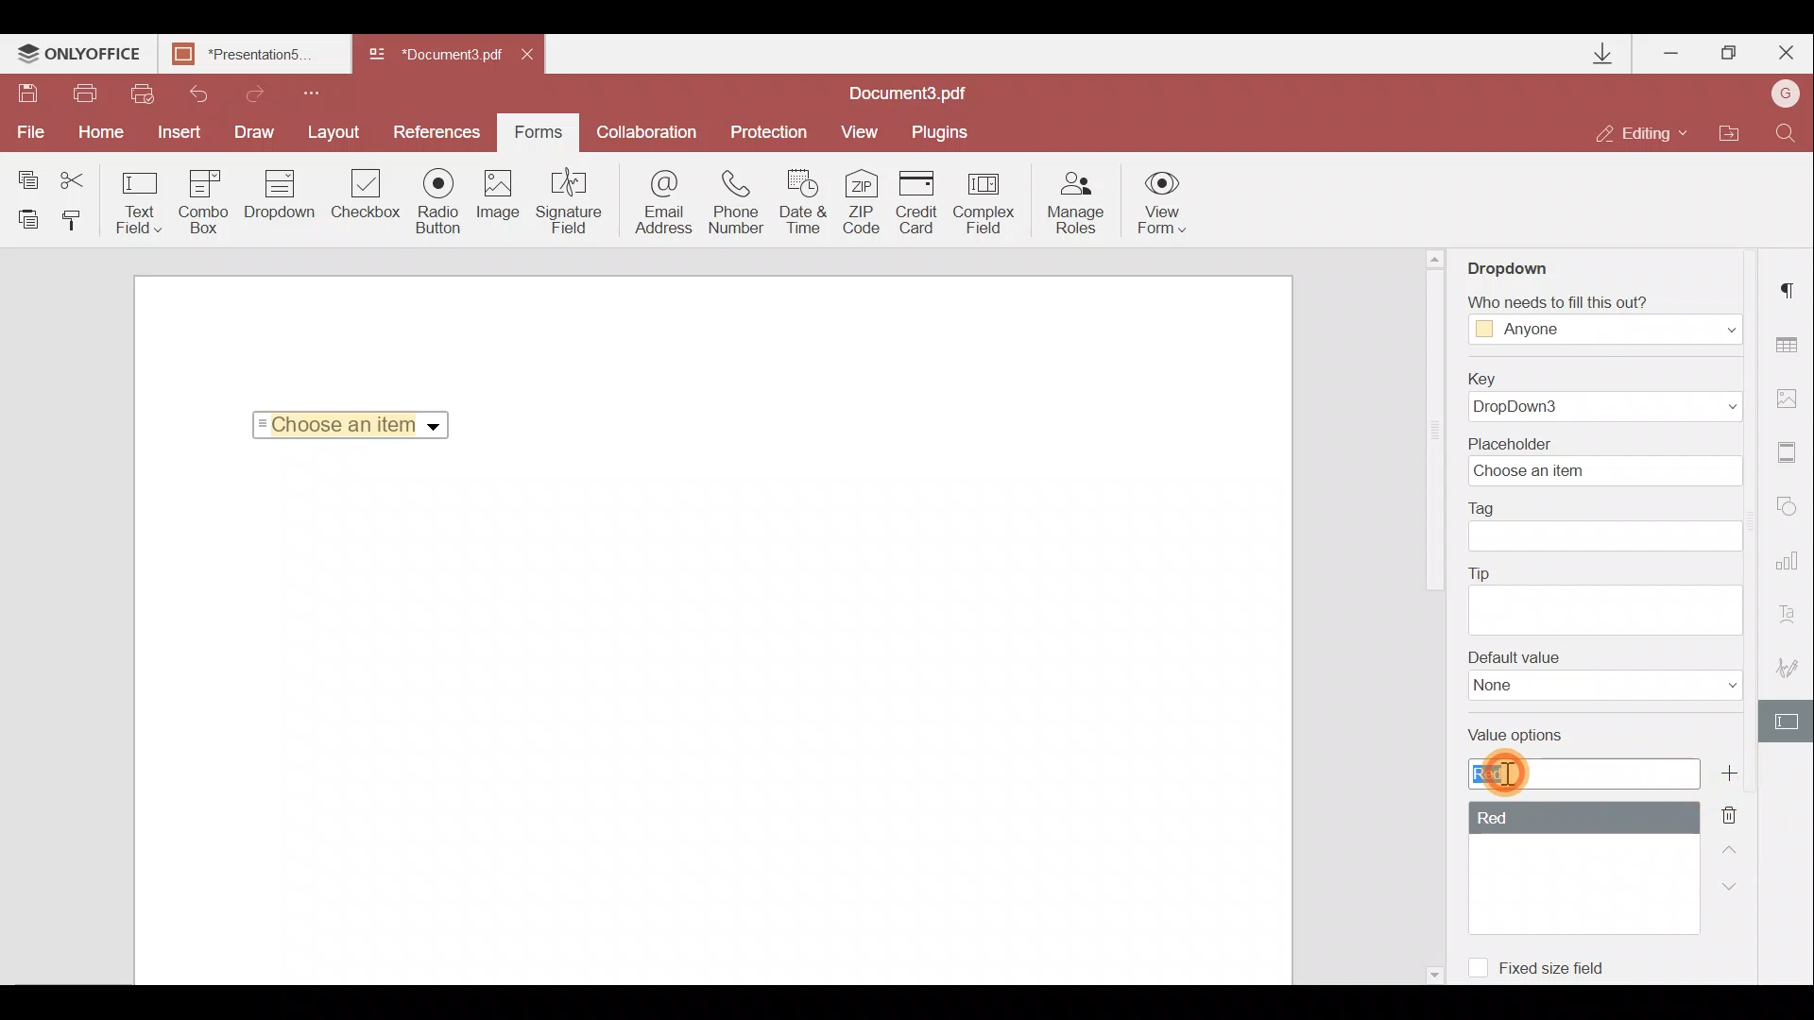 The height and width of the screenshot is (1020, 1814). I want to click on Dropdown, so click(276, 205).